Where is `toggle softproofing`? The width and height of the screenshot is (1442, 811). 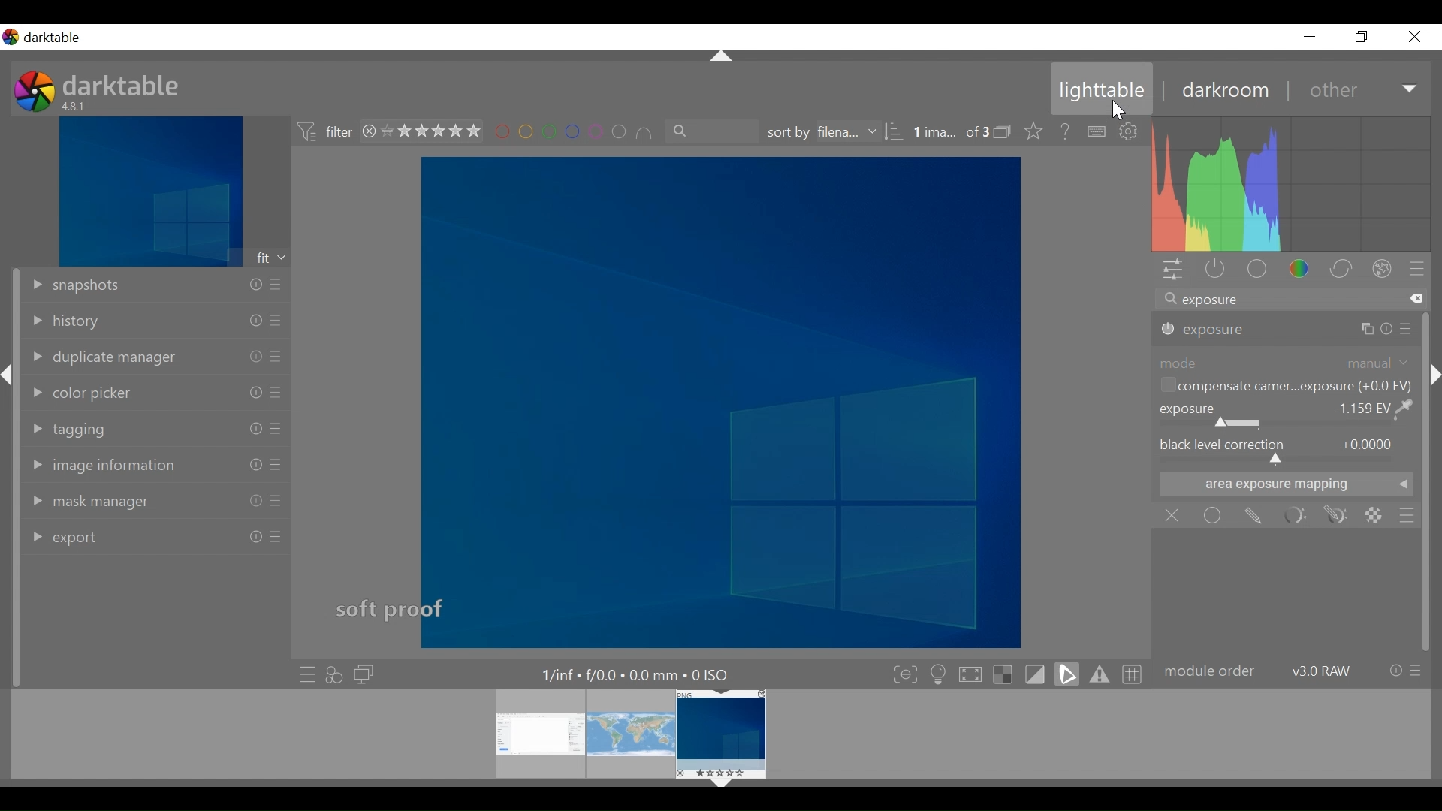 toggle softproofing is located at coordinates (1035, 672).